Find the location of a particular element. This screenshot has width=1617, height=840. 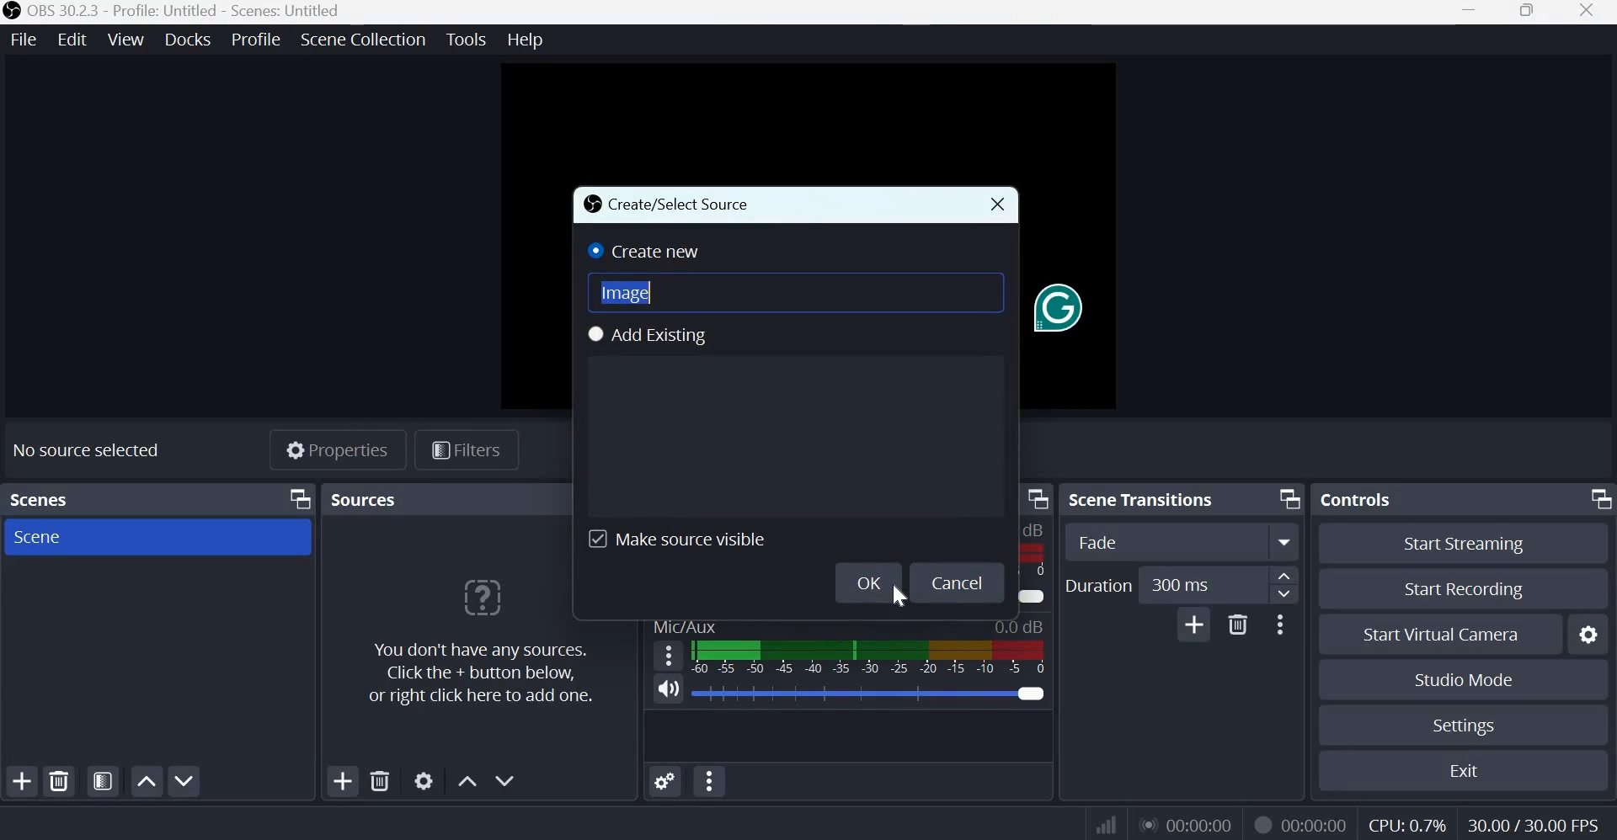

Ok is located at coordinates (870, 581).